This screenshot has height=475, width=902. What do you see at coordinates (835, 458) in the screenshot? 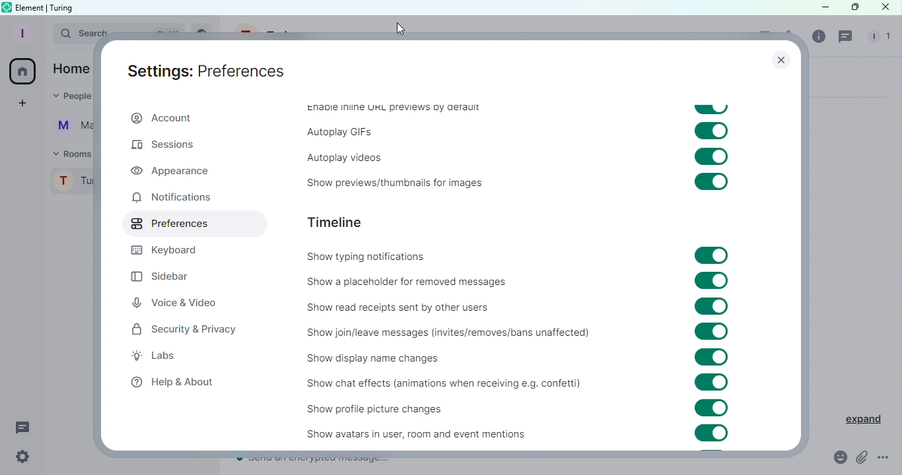
I see `Emoji` at bounding box center [835, 458].